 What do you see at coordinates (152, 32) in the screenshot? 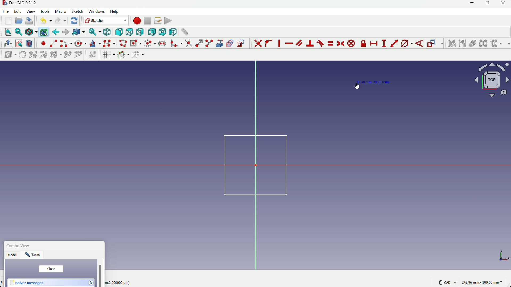
I see `back view` at bounding box center [152, 32].